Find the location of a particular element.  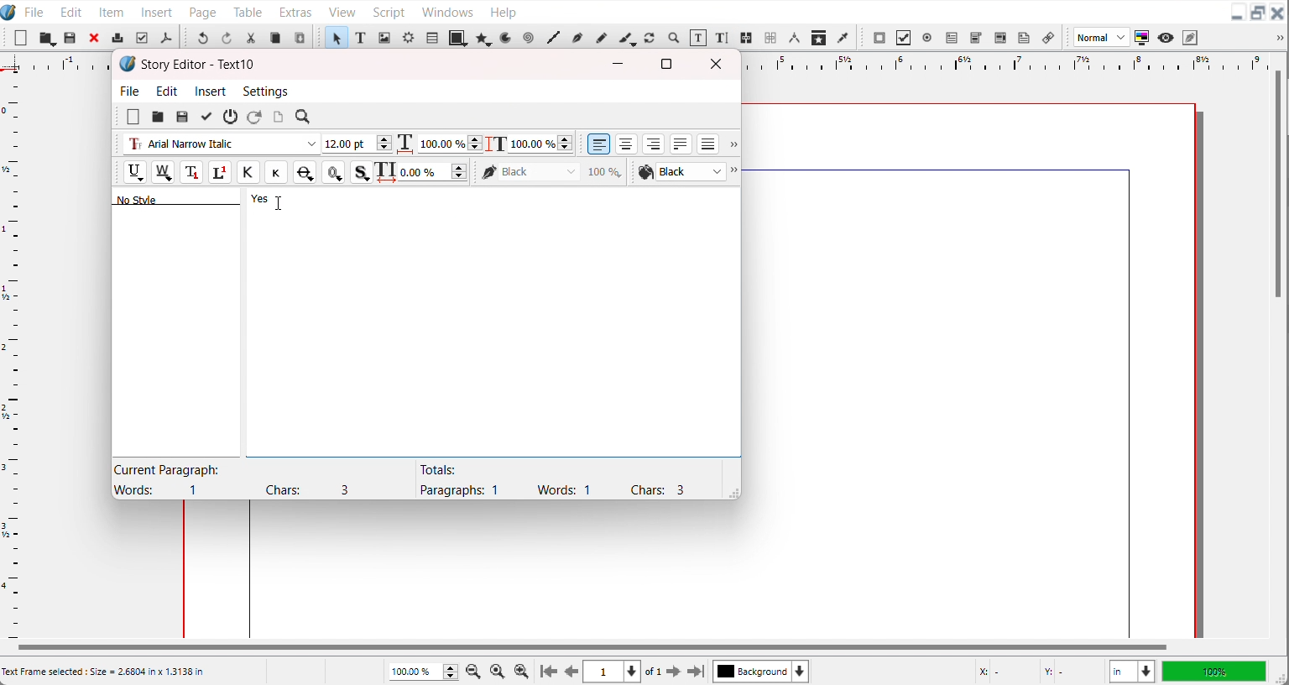

PDF text field is located at coordinates (951, 39).